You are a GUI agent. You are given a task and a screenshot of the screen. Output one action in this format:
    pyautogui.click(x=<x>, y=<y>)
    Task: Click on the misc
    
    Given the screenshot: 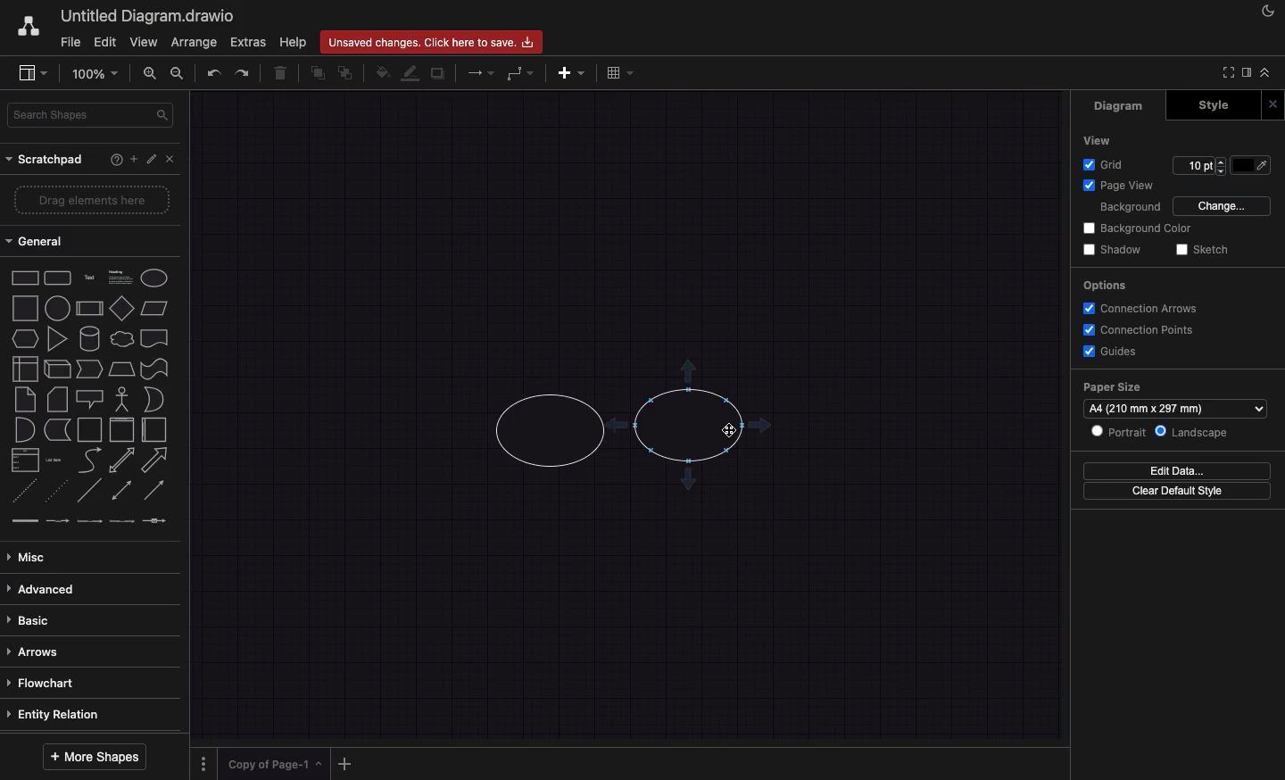 What is the action you would take?
    pyautogui.click(x=87, y=559)
    